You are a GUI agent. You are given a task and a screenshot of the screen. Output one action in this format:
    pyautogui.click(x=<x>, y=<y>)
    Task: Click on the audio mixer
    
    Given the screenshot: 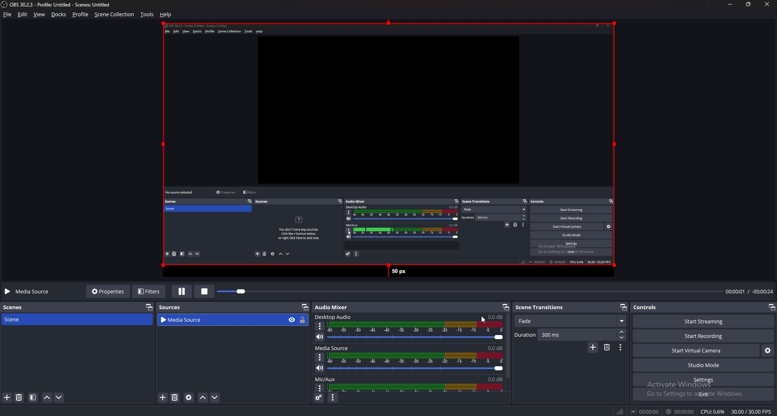 What is the action you would take?
    pyautogui.click(x=331, y=308)
    